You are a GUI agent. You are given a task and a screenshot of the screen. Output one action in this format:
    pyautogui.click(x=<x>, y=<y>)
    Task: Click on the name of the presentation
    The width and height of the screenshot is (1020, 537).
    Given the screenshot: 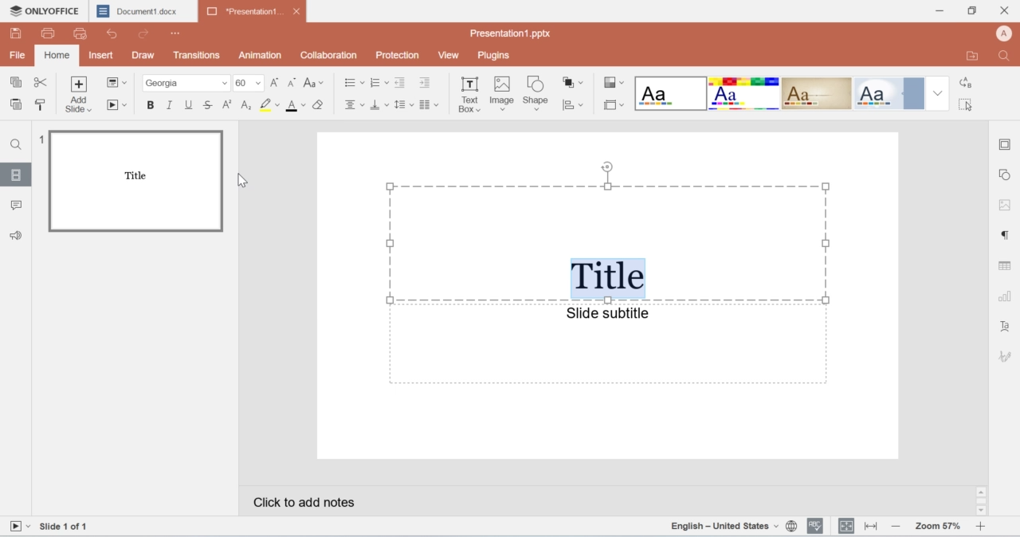 What is the action you would take?
    pyautogui.click(x=508, y=34)
    